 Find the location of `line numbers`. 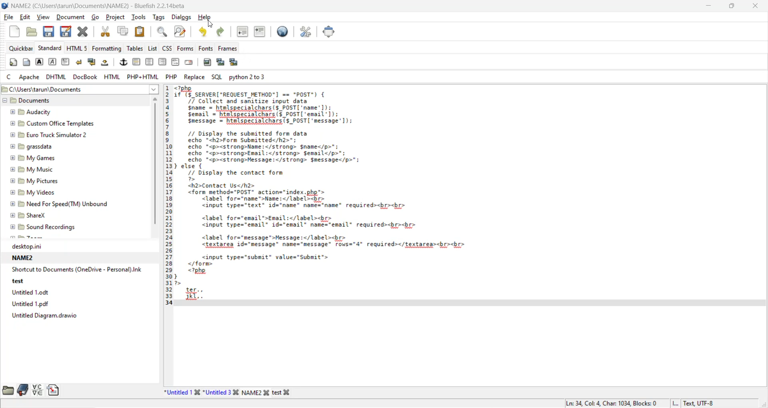

line numbers is located at coordinates (168, 196).